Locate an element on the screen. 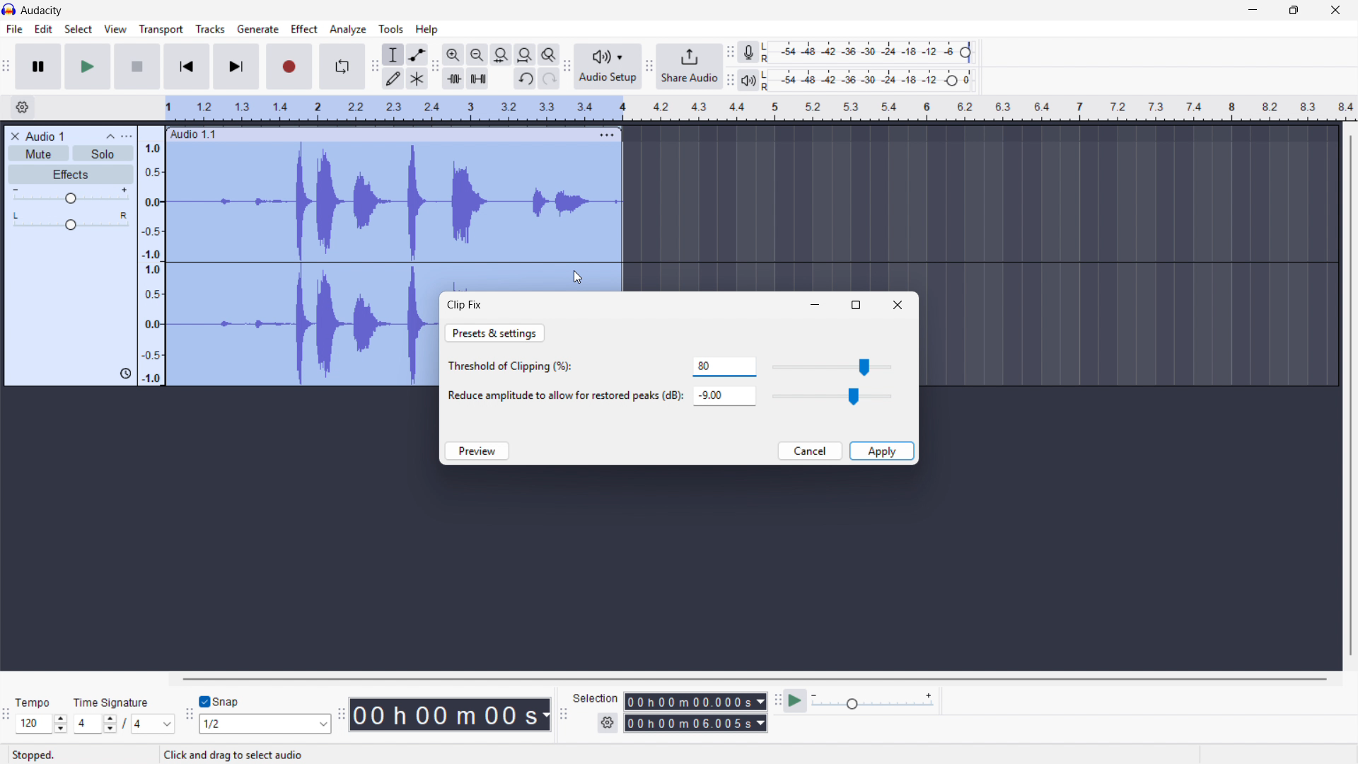 Image resolution: width=1358 pixels, height=764 pixels. undo is located at coordinates (525, 79).